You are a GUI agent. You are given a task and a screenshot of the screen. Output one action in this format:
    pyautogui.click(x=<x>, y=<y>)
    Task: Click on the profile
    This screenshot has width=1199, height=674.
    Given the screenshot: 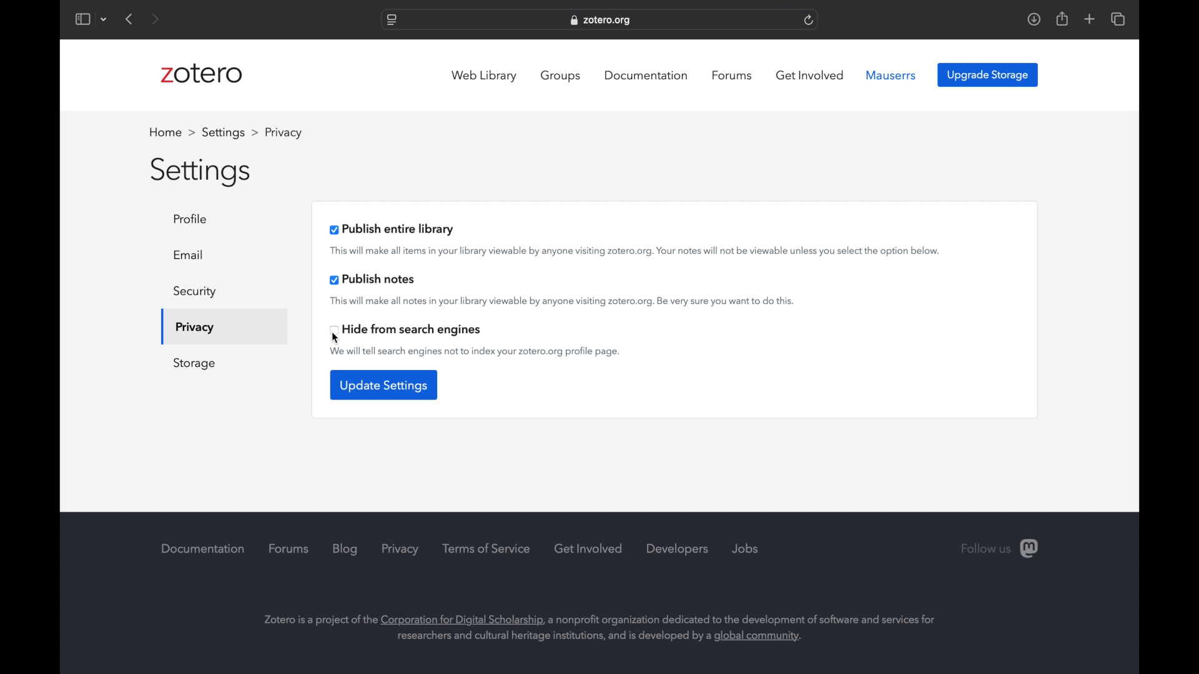 What is the action you would take?
    pyautogui.click(x=194, y=218)
    